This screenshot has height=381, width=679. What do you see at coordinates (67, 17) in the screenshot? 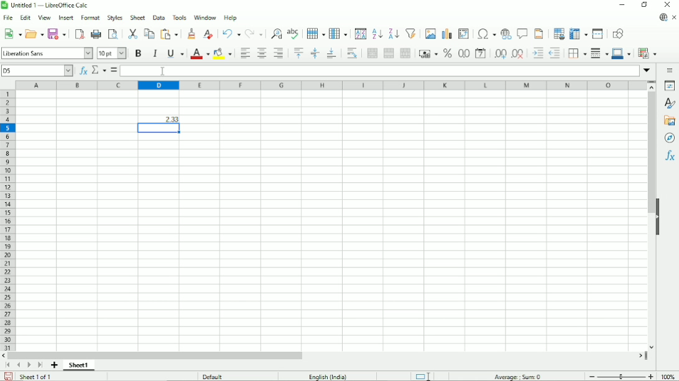
I see `Insert` at bounding box center [67, 17].